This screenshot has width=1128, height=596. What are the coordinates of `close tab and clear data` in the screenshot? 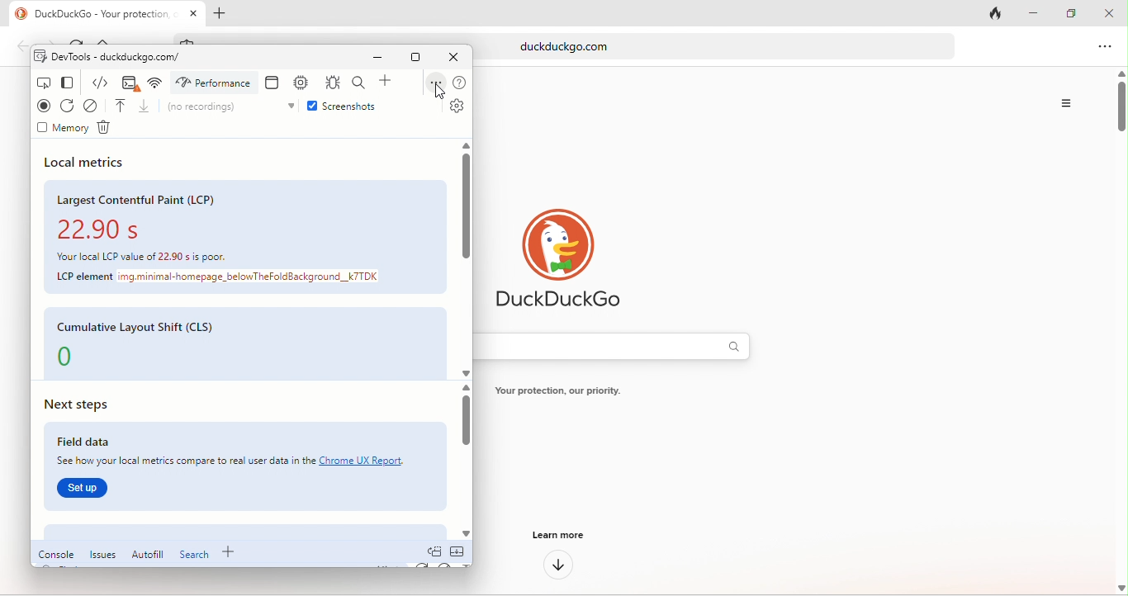 It's located at (997, 12).